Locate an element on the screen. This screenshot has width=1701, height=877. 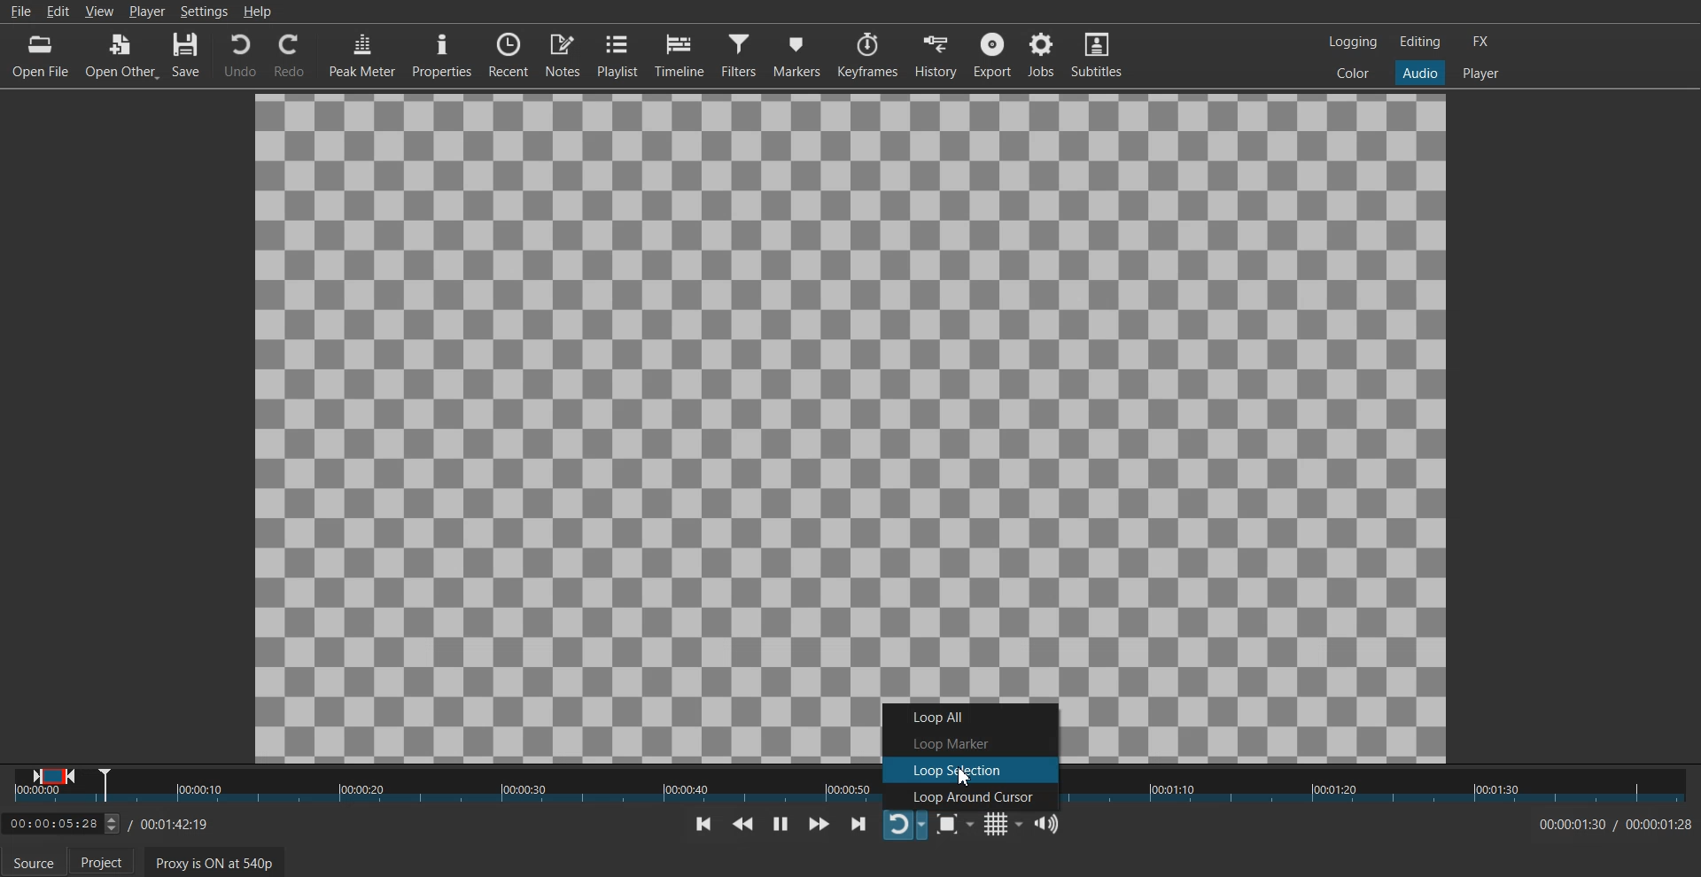
History is located at coordinates (938, 54).